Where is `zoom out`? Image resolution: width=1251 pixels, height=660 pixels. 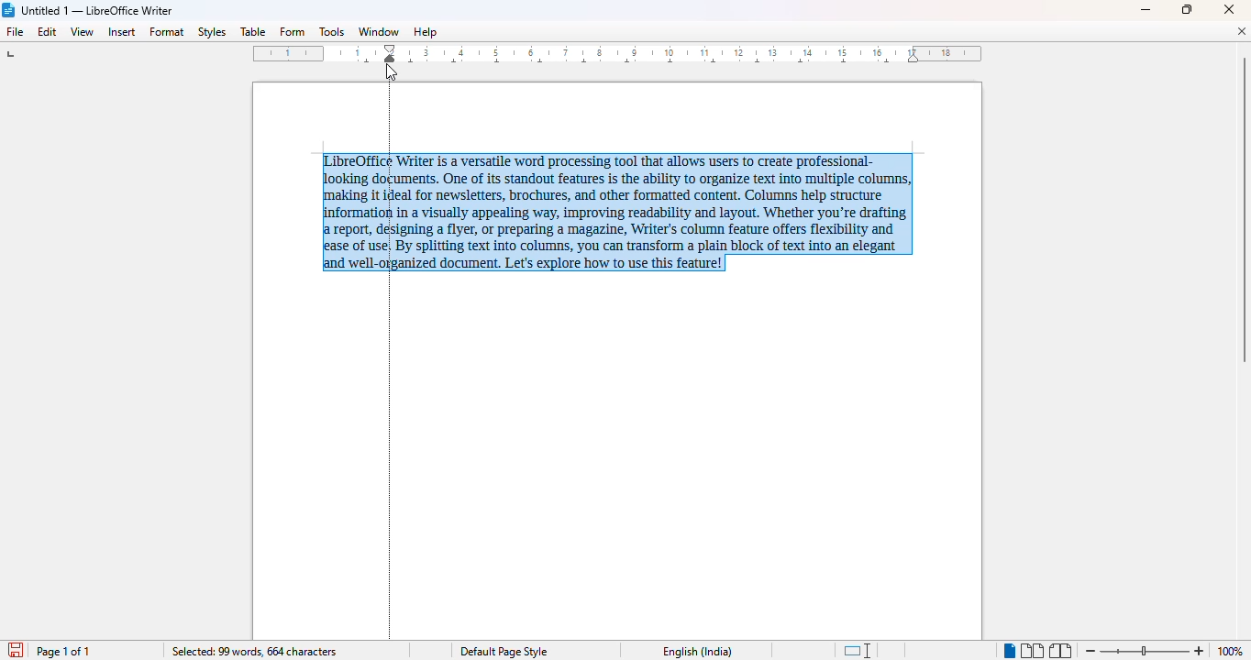 zoom out is located at coordinates (1091, 651).